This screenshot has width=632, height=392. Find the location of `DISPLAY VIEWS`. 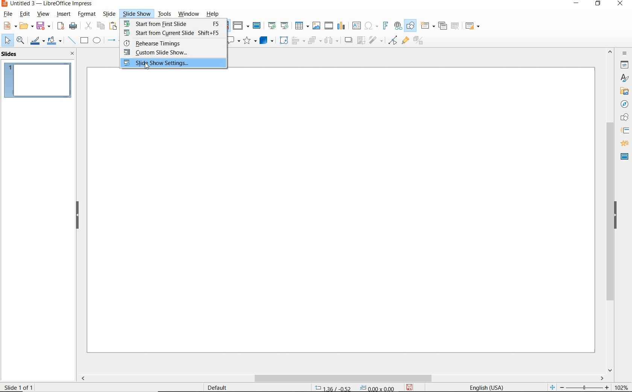

DISPLAY VIEWS is located at coordinates (241, 26).